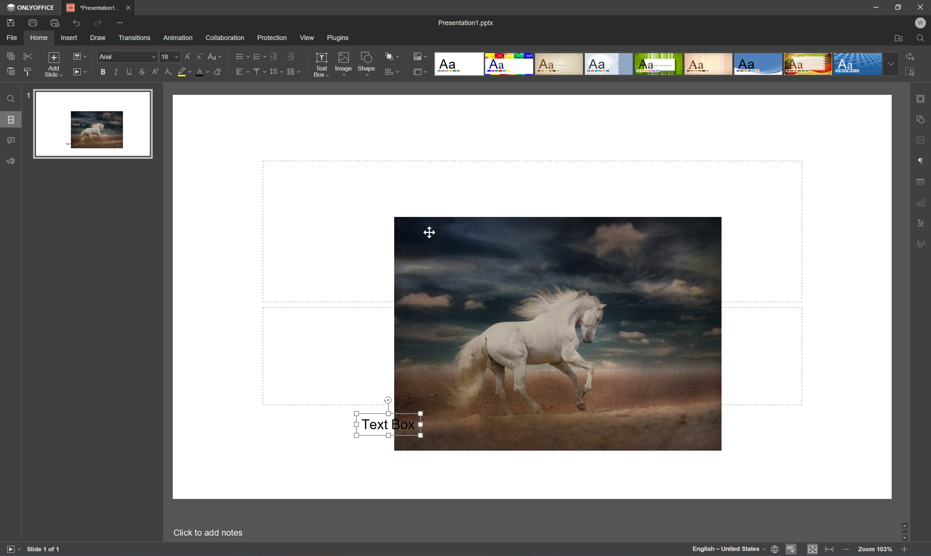 This screenshot has width=931, height=556. What do you see at coordinates (906, 530) in the screenshot?
I see `Scroll Bar` at bounding box center [906, 530].